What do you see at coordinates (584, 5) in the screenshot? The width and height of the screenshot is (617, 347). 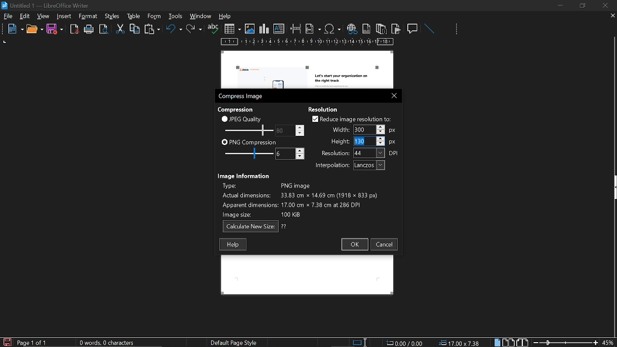 I see `restore down` at bounding box center [584, 5].